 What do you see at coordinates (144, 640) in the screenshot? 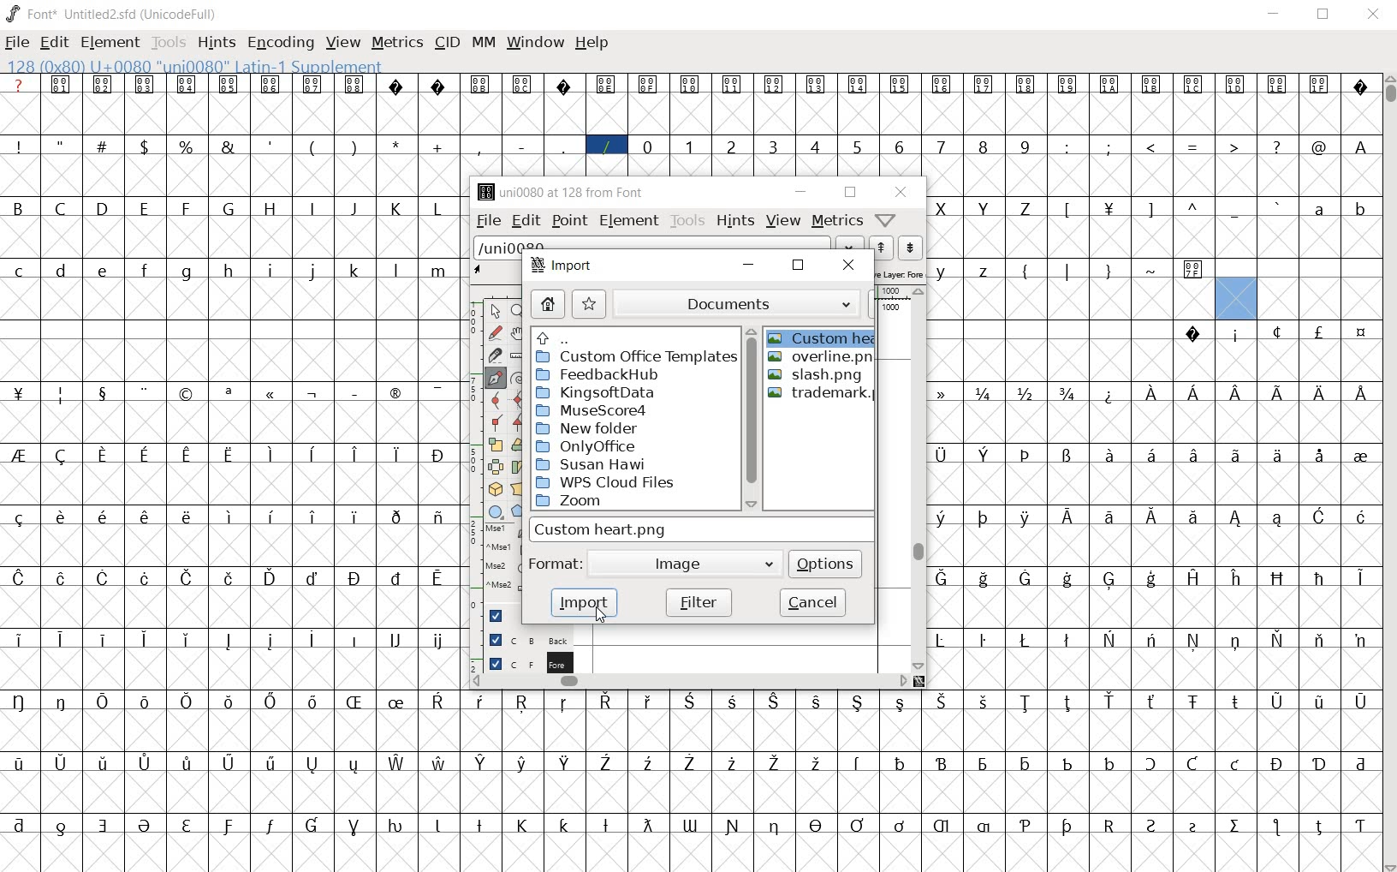
I see `glyph` at bounding box center [144, 640].